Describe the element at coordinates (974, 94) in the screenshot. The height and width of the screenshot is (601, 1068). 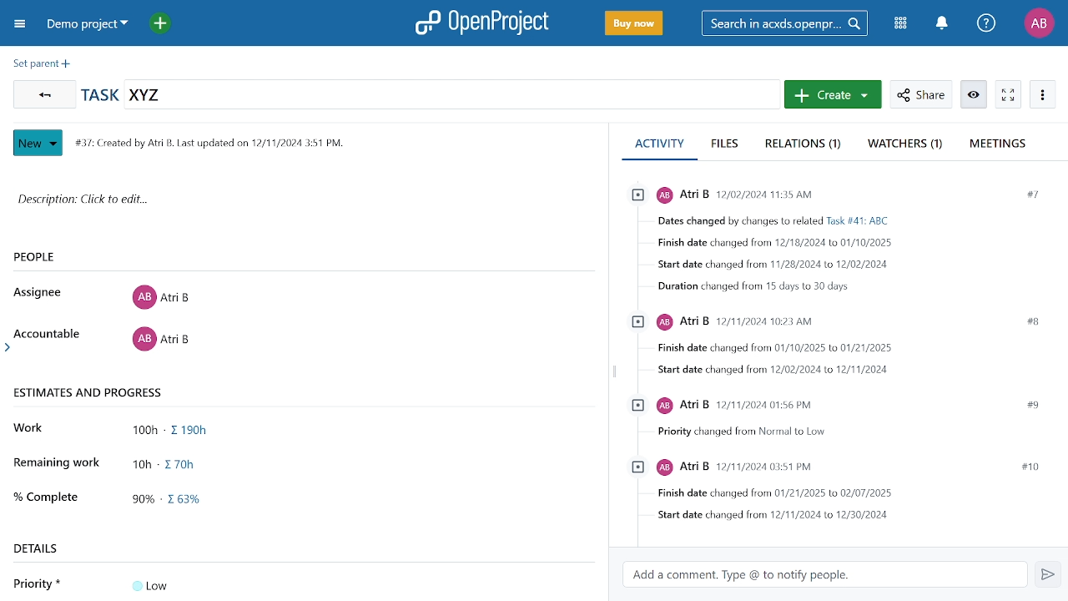
I see `Unwatch workpackage` at that location.